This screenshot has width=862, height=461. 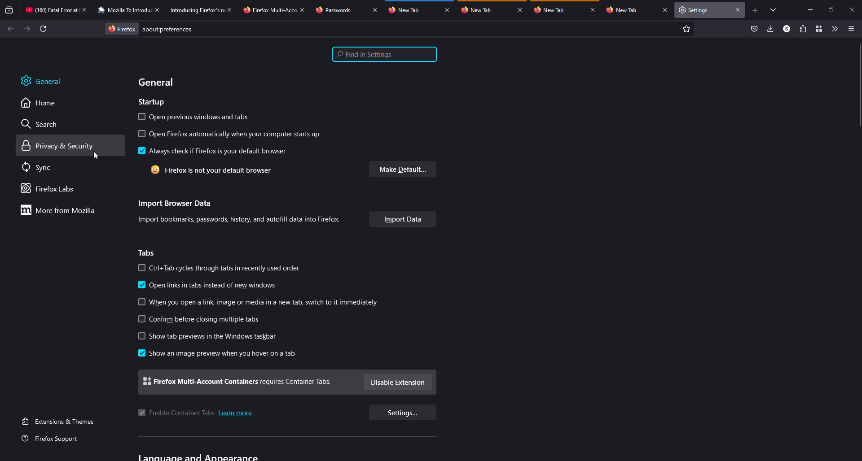 I want to click on themes, so click(x=60, y=422).